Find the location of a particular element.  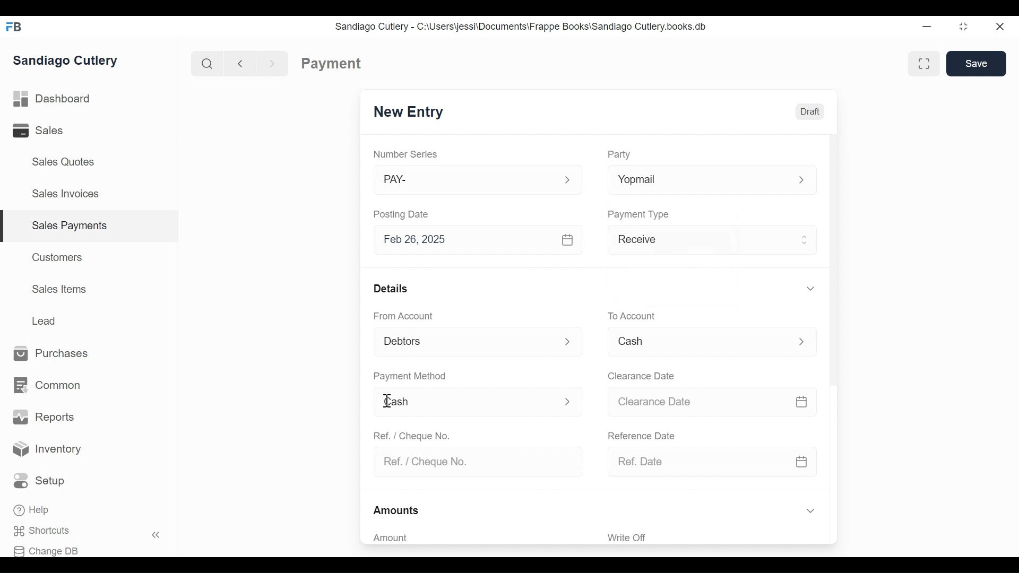

Feb 26, 2025  is located at coordinates (465, 240).